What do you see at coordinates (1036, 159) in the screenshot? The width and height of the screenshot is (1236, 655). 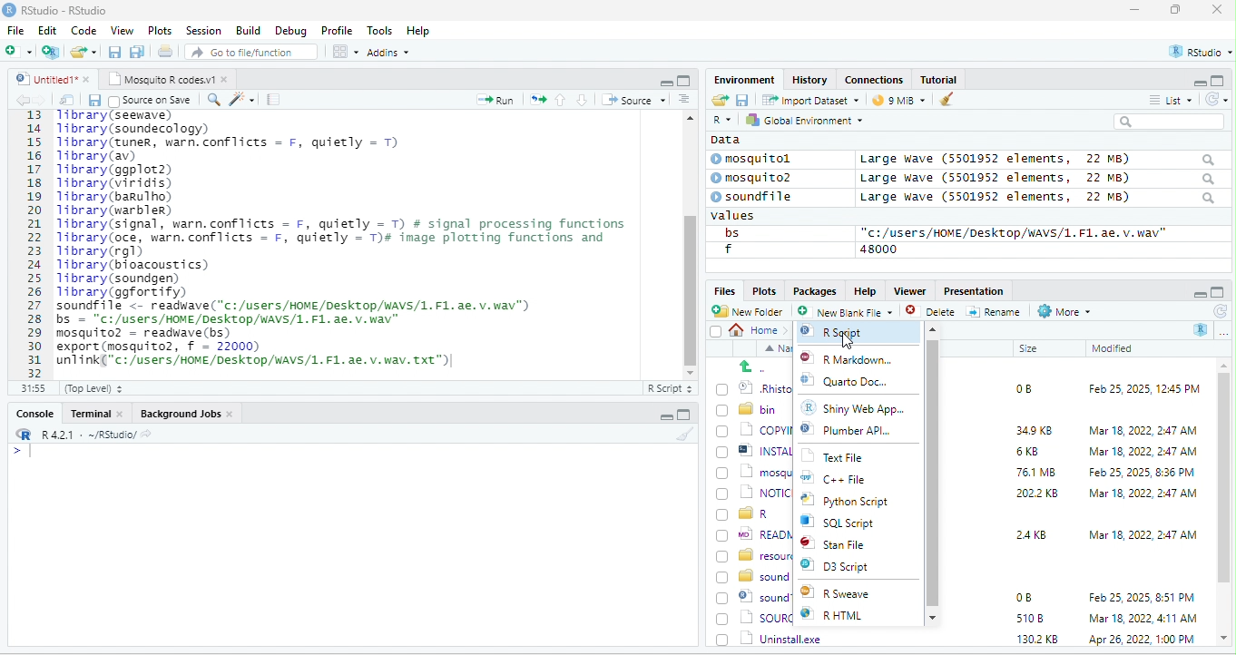 I see `Large wave (5501952 elements, 22 MB)` at bounding box center [1036, 159].